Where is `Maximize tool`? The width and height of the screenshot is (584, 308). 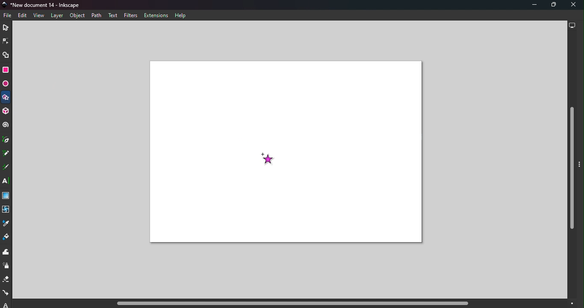
Maximize tool is located at coordinates (552, 5).